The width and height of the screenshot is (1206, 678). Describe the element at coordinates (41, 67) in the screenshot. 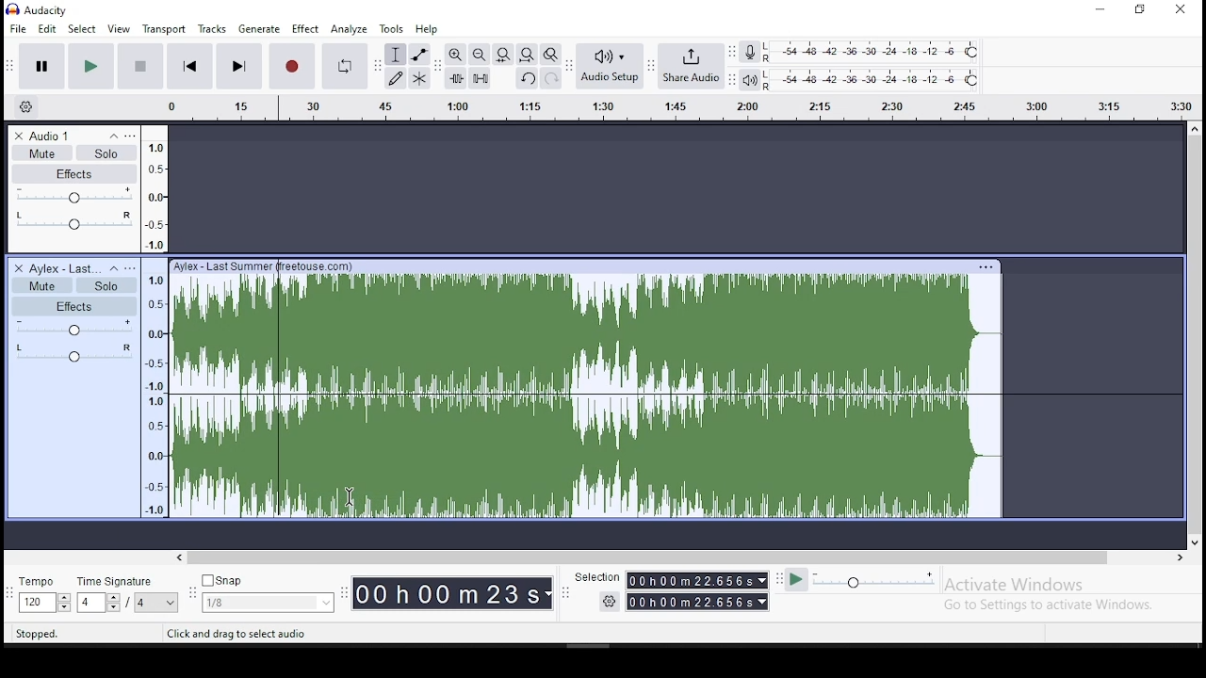

I see `pause` at that location.